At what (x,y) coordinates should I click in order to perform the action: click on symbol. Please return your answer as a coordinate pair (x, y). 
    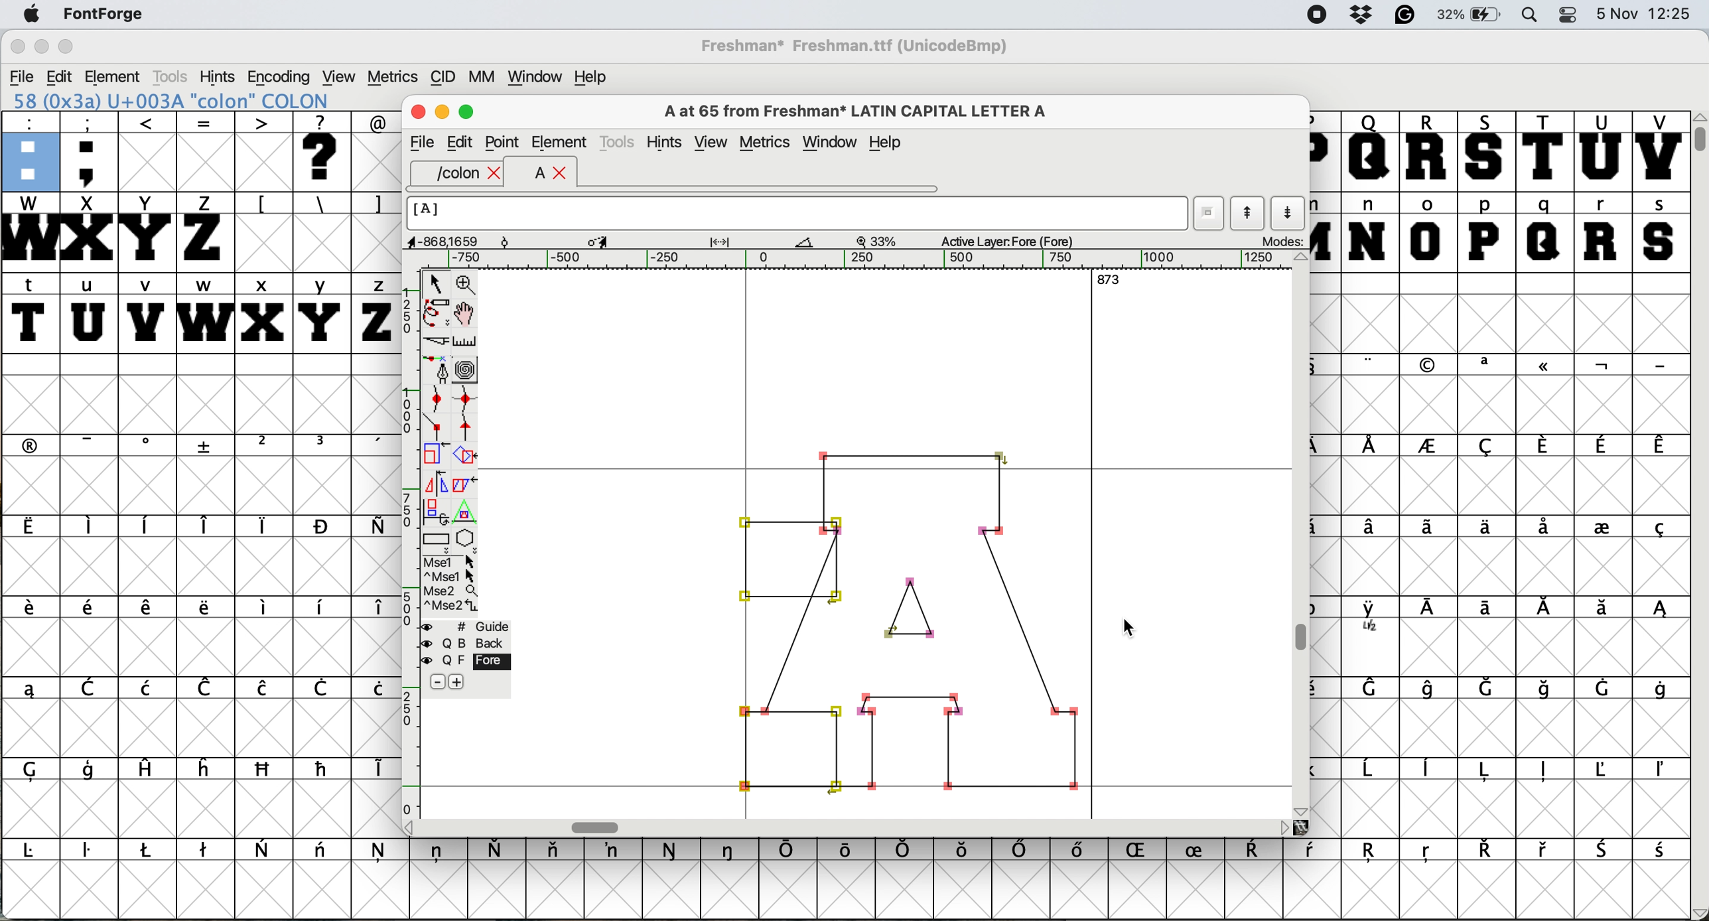
    Looking at the image, I should click on (1545, 528).